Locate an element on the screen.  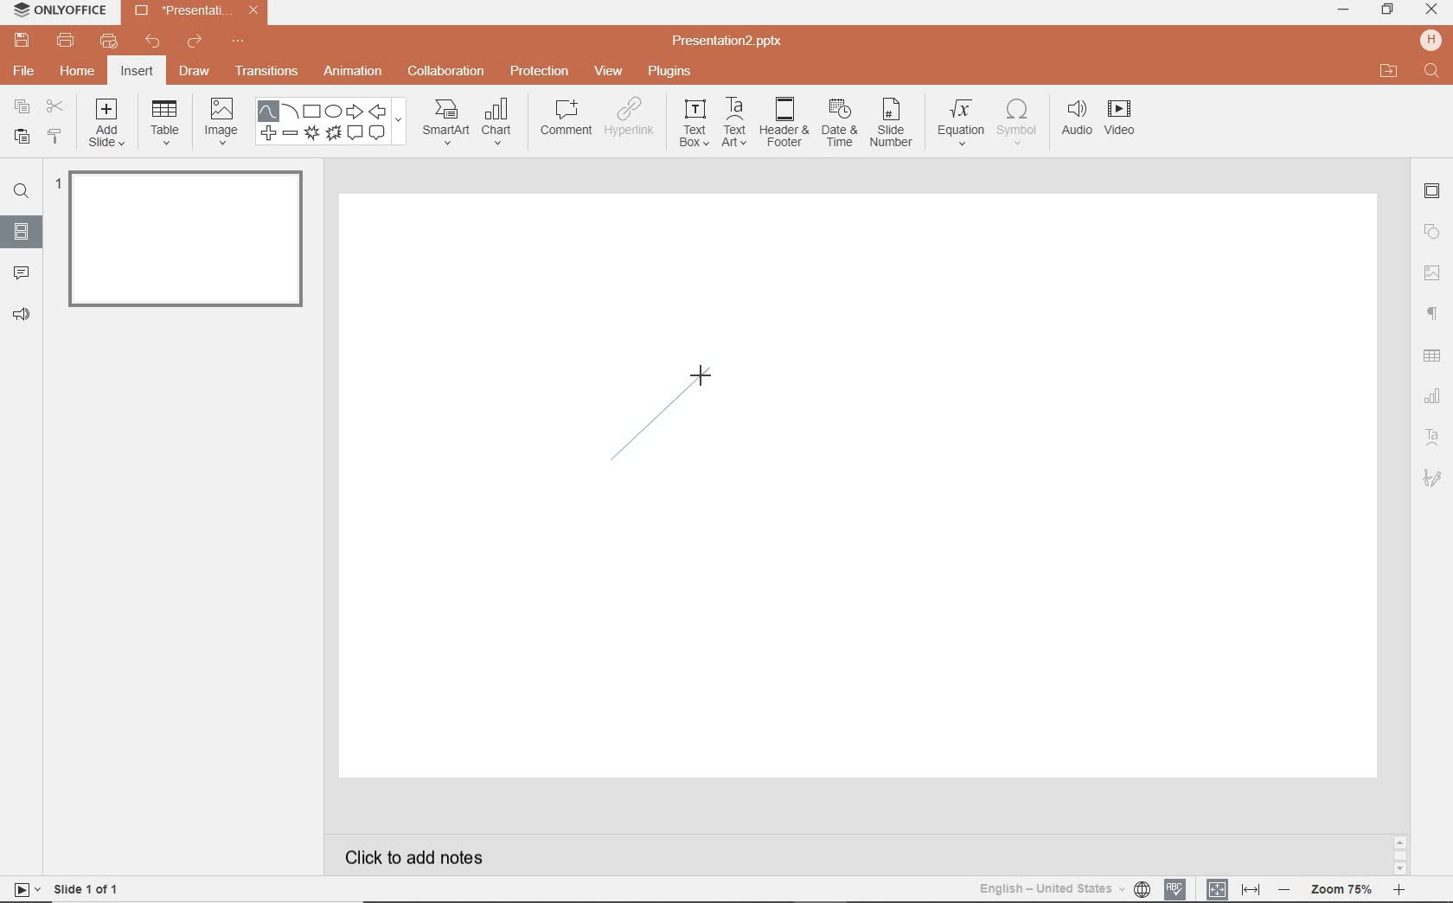
COLLABORATION is located at coordinates (446, 70).